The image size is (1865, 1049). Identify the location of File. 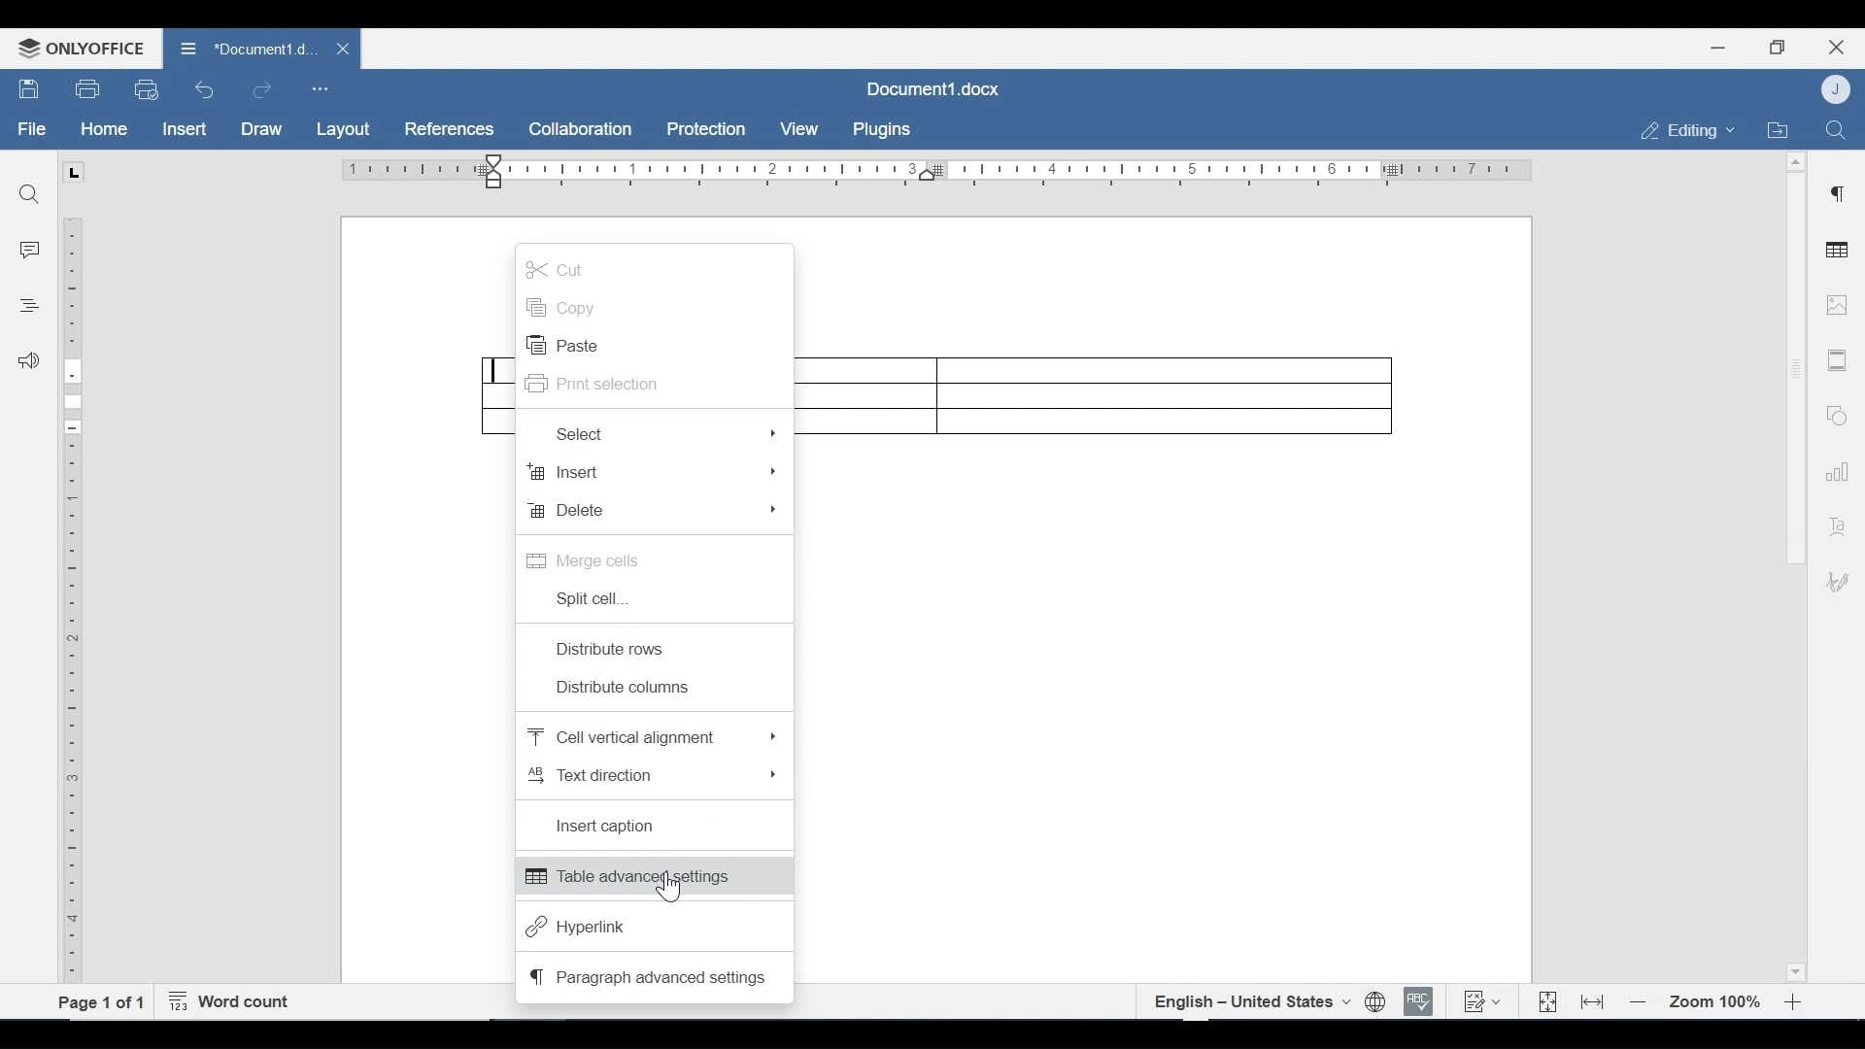
(33, 129).